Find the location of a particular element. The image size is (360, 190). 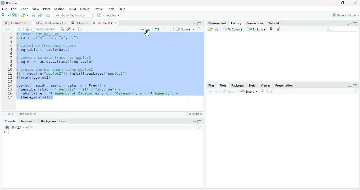

Mosquito R codes1 is located at coordinates (49, 24).